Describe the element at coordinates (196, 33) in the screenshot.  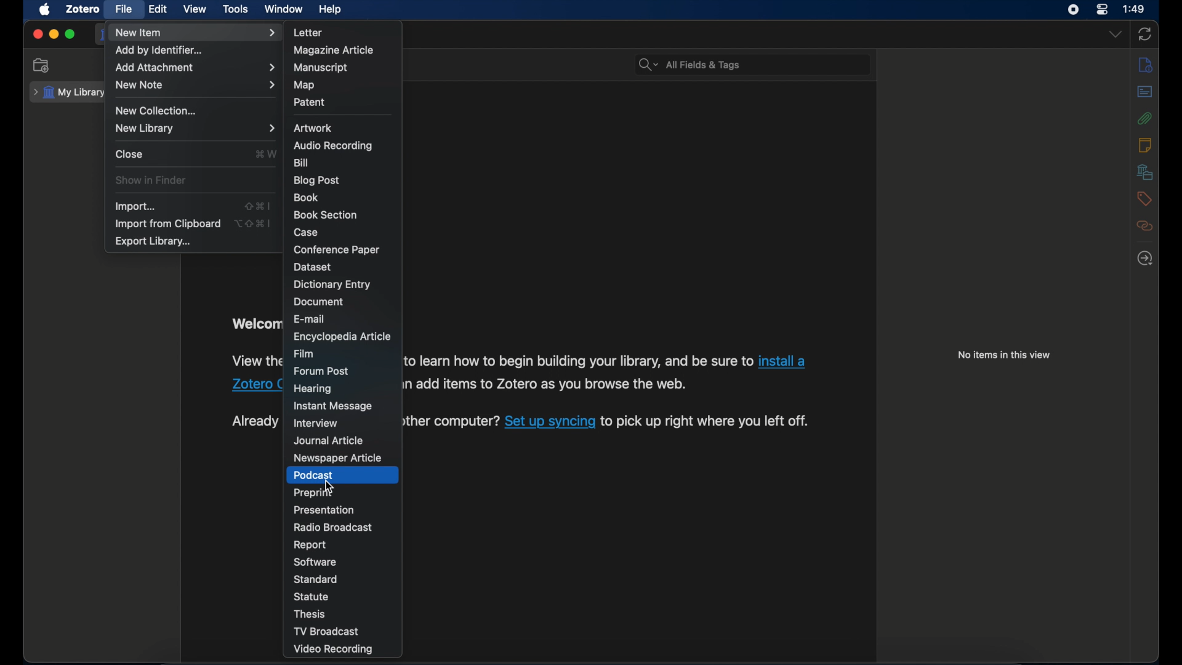
I see `new item` at that location.